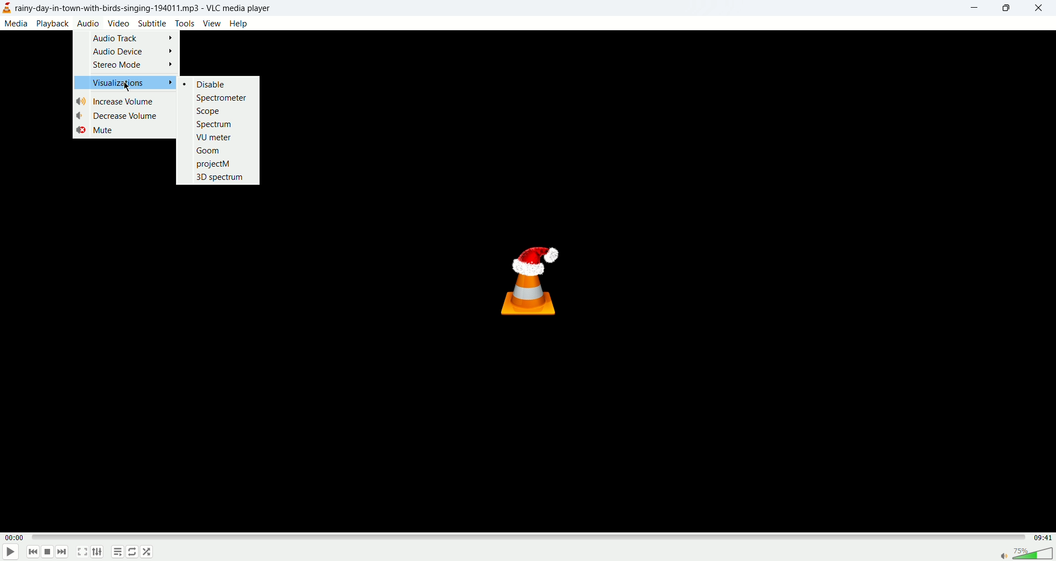 The height and width of the screenshot is (561, 1056). I want to click on projectM, so click(217, 164).